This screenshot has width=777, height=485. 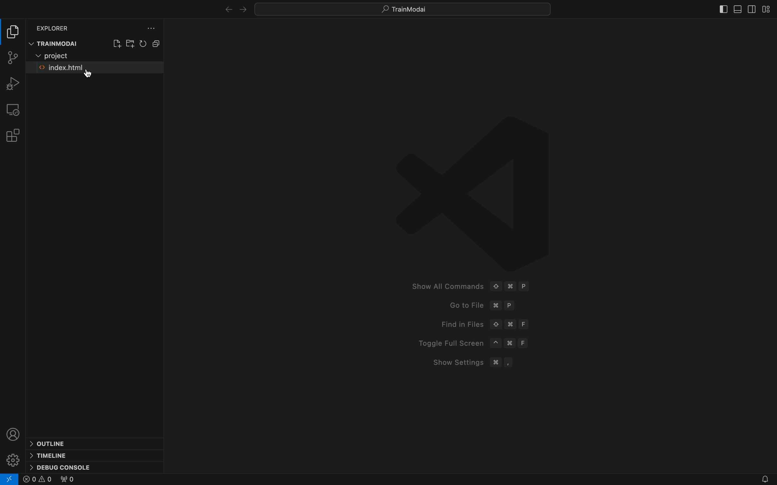 I want to click on file menus, so click(x=116, y=44).